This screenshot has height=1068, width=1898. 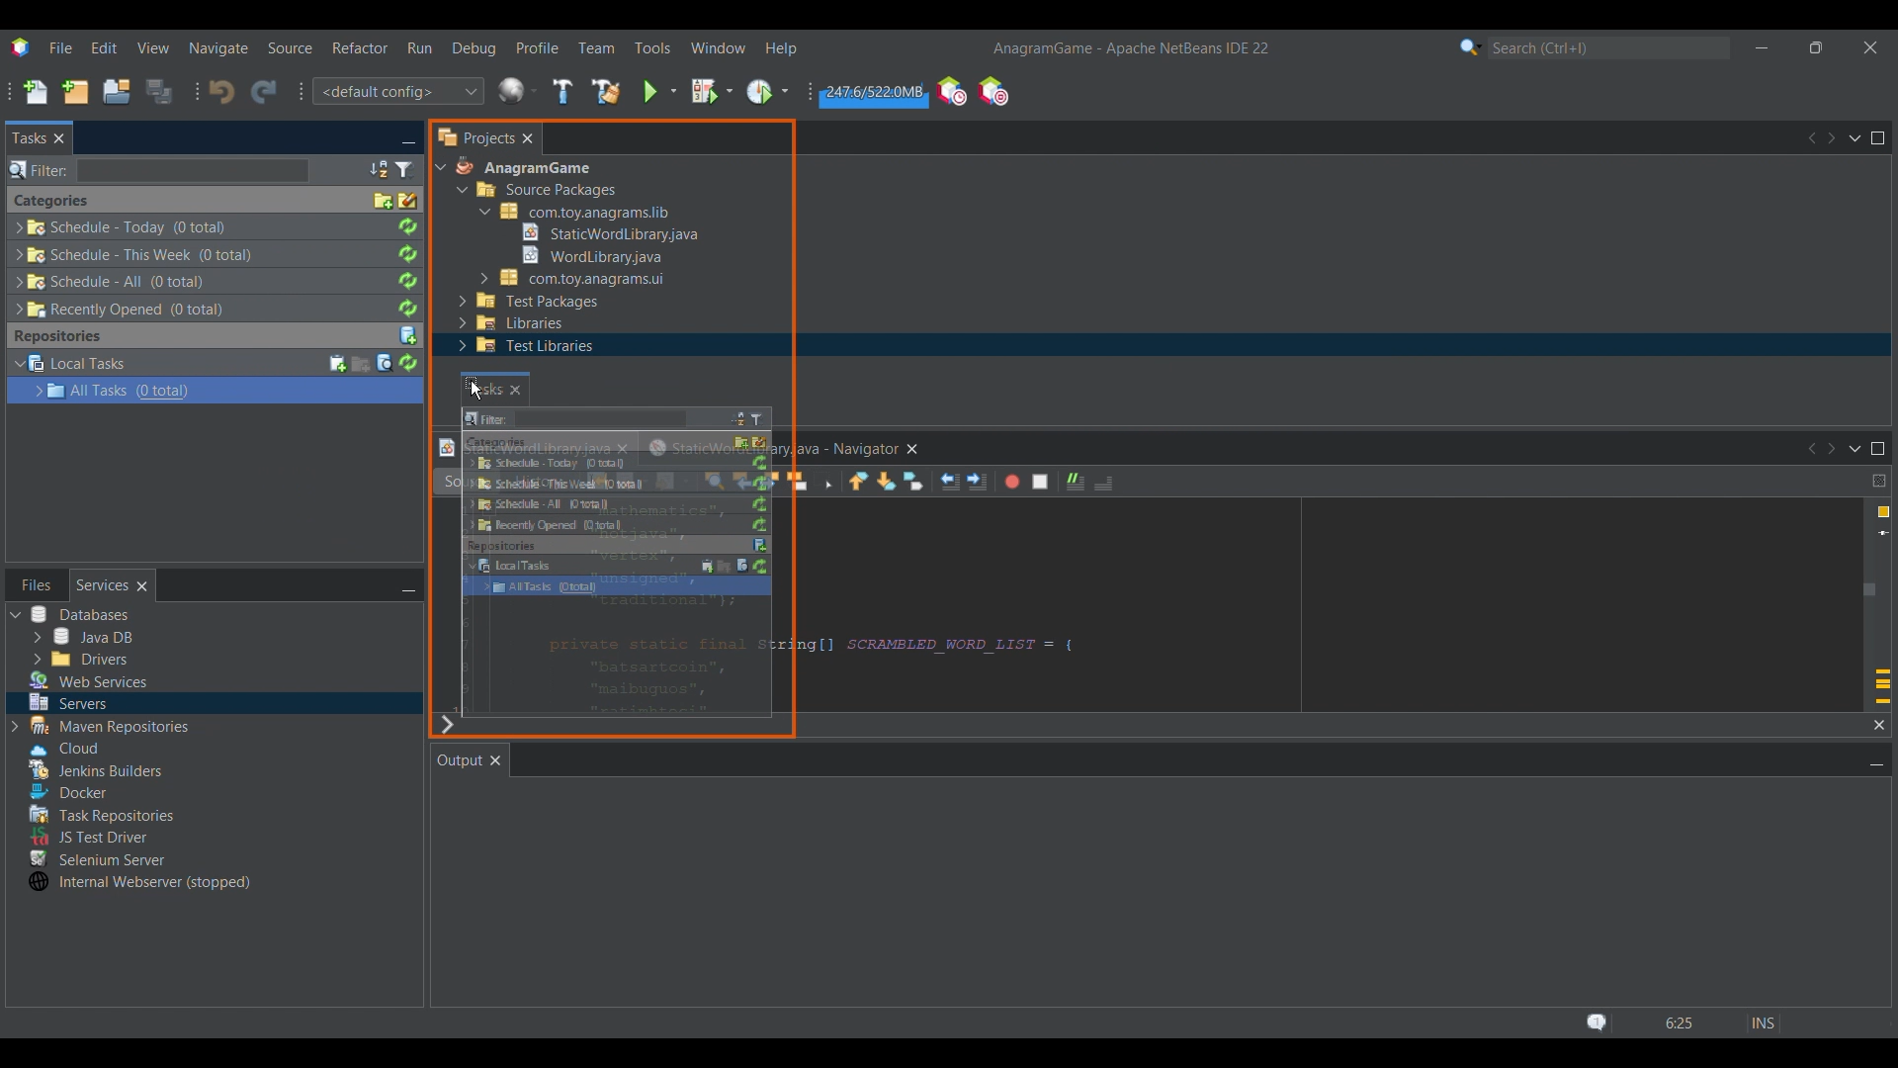 What do you see at coordinates (459, 759) in the screenshot?
I see `Current tab` at bounding box center [459, 759].